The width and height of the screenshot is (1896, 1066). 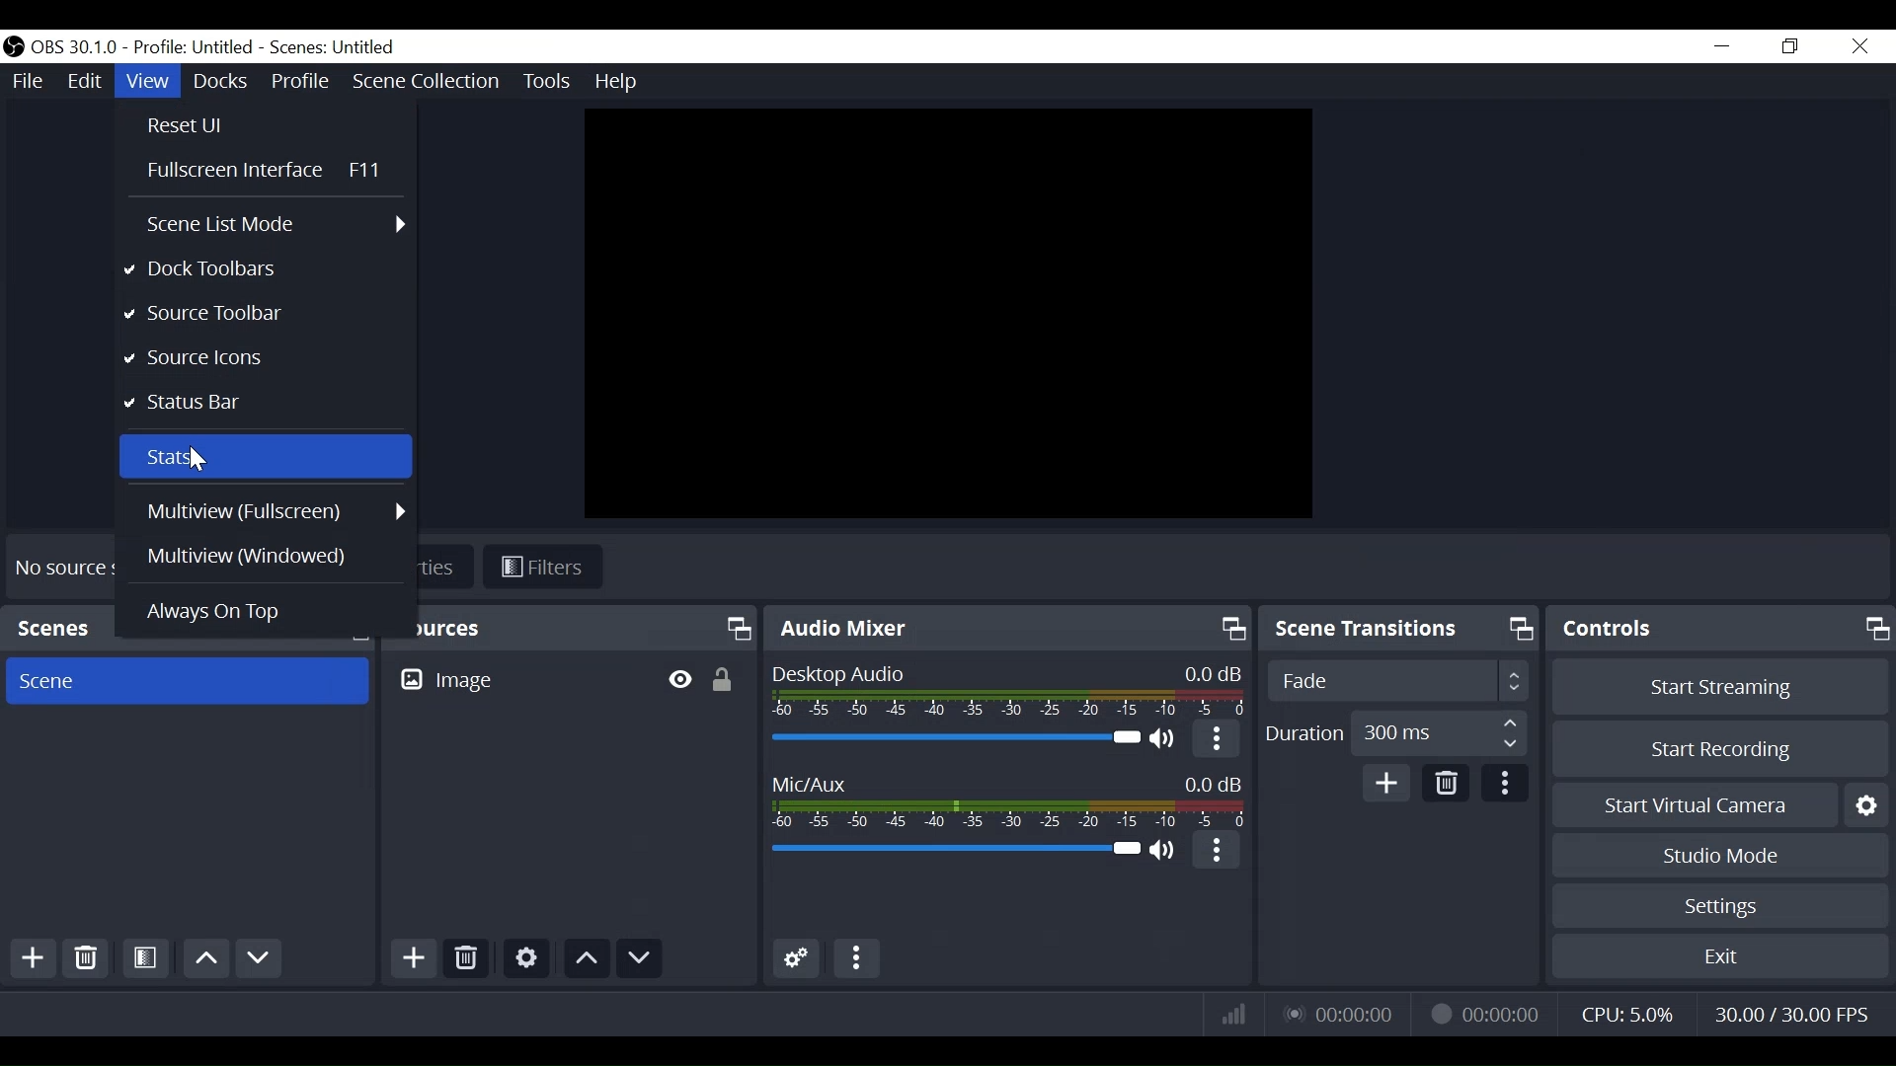 What do you see at coordinates (1004, 691) in the screenshot?
I see `Desktop Audio` at bounding box center [1004, 691].